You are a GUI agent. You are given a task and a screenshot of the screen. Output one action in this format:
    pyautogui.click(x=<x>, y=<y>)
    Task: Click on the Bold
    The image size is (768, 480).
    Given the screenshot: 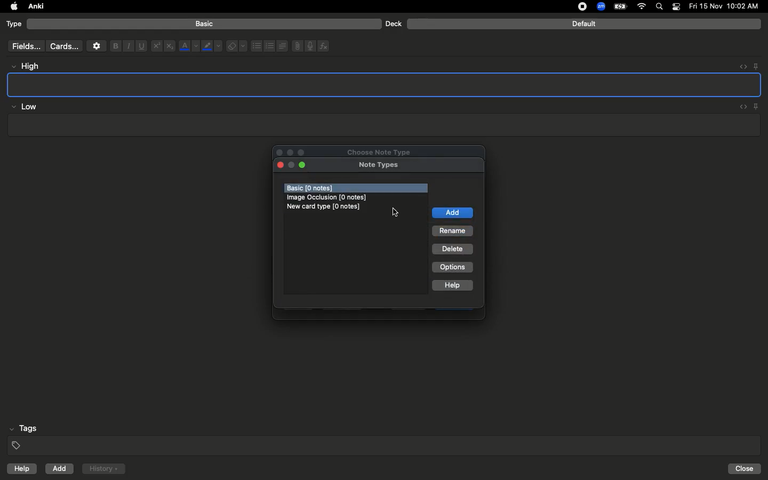 What is the action you would take?
    pyautogui.click(x=115, y=45)
    